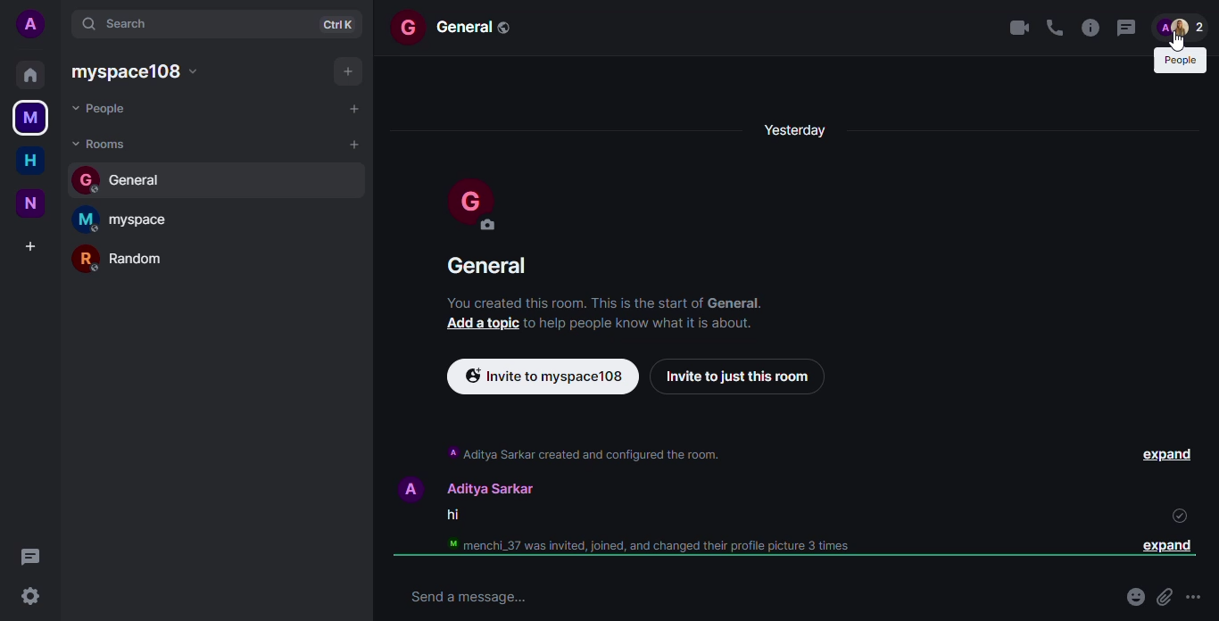  I want to click on add, so click(354, 108).